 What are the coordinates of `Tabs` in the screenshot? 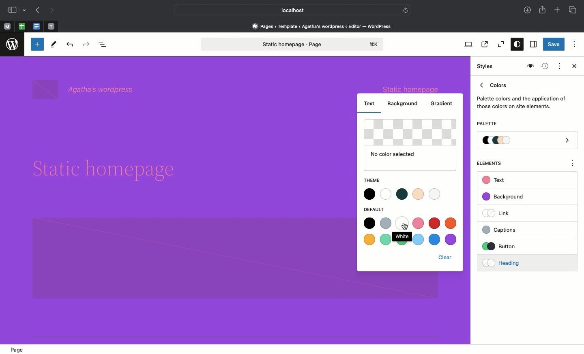 It's located at (573, 10).